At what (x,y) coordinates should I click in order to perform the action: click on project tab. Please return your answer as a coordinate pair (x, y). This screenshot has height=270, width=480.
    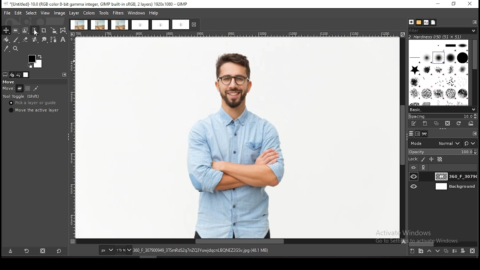
    Looking at the image, I should click on (79, 25).